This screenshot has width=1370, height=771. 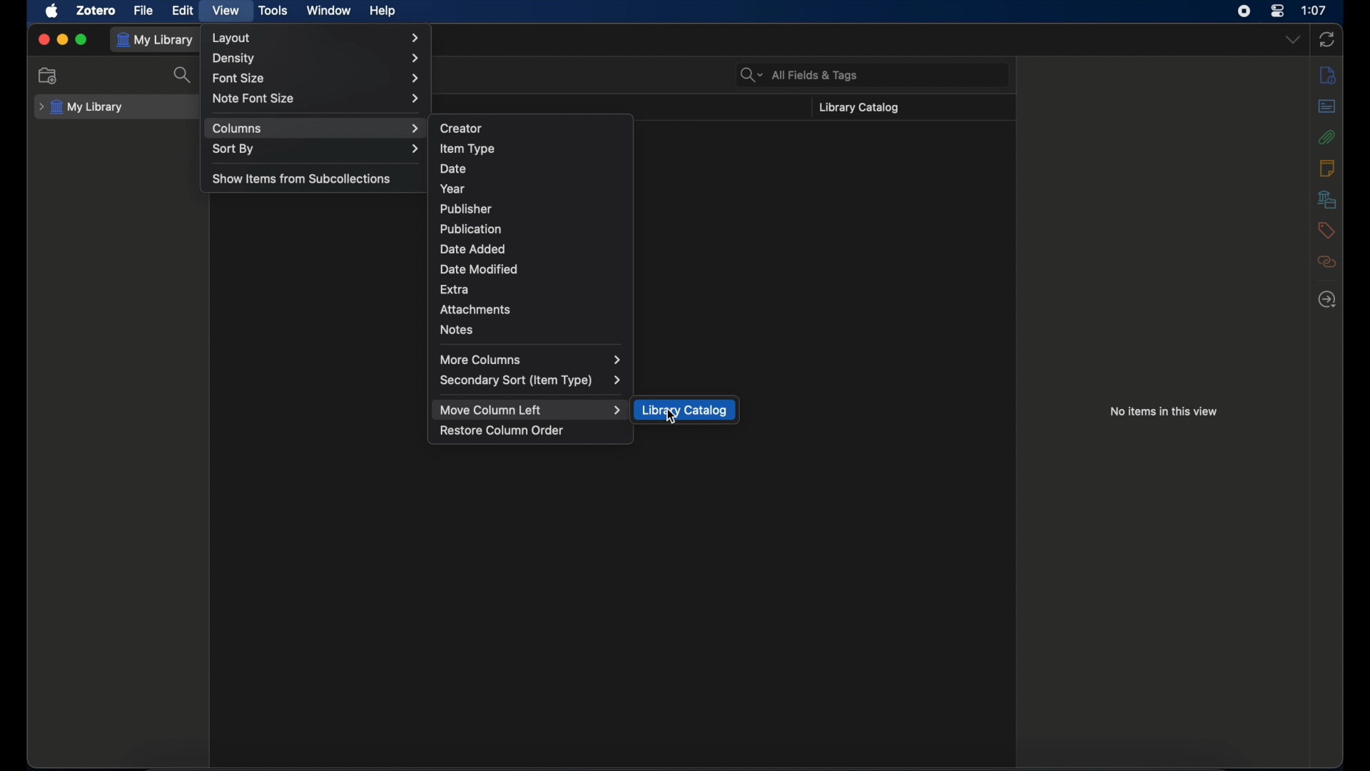 I want to click on tools, so click(x=273, y=11).